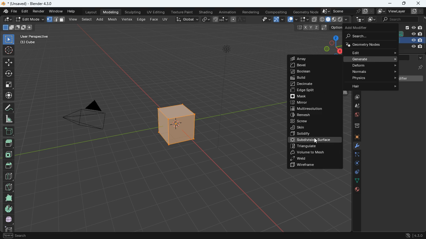 This screenshot has height=239, width=426. Describe the element at coordinates (356, 172) in the screenshot. I see `control` at that location.